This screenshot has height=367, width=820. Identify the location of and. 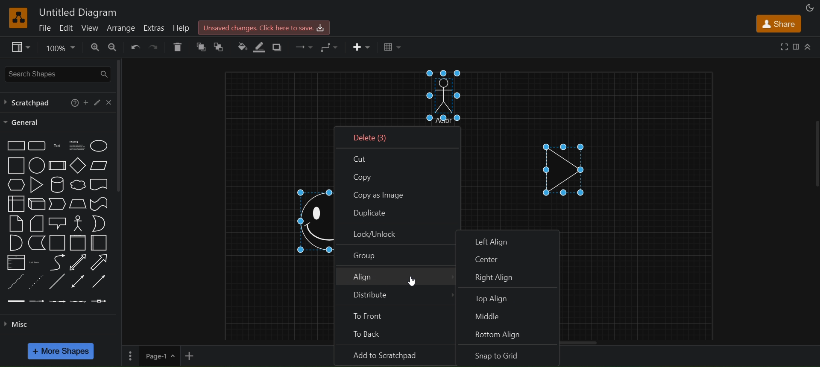
(15, 243).